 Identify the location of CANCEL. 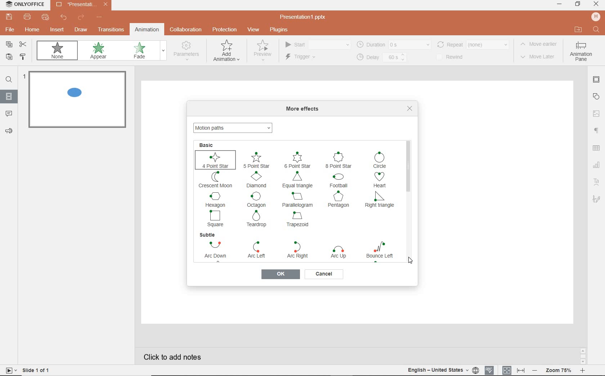
(324, 274).